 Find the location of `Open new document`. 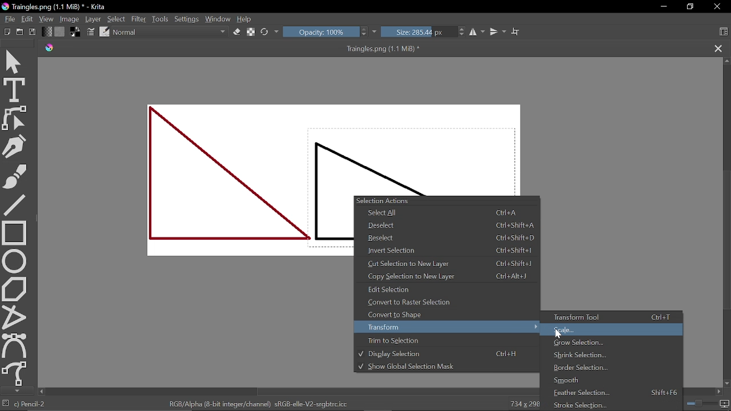

Open new document is located at coordinates (7, 32).